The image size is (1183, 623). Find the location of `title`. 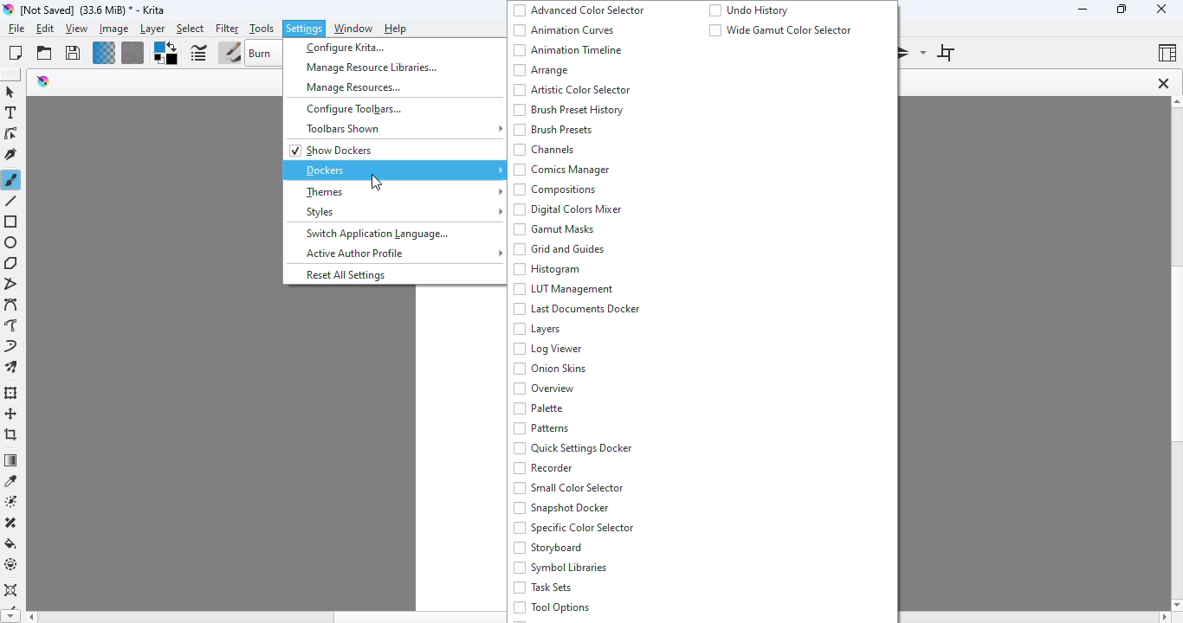

title is located at coordinates (94, 10).